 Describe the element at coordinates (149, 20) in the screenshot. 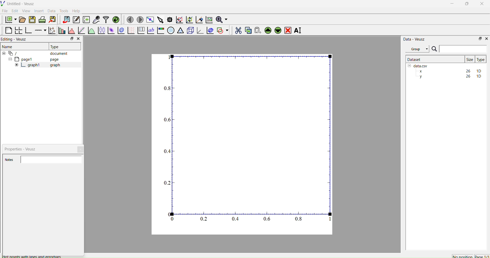

I see `Full screen` at that location.